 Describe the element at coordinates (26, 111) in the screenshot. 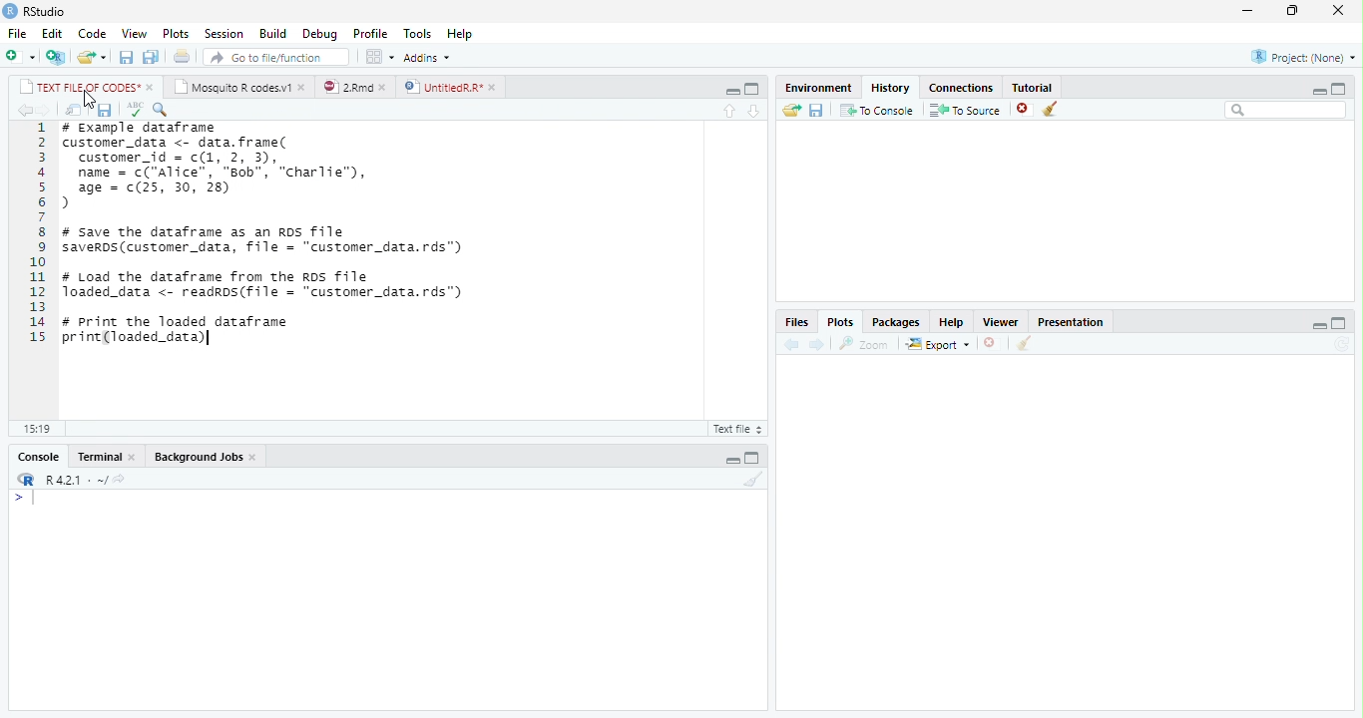

I see `back` at that location.